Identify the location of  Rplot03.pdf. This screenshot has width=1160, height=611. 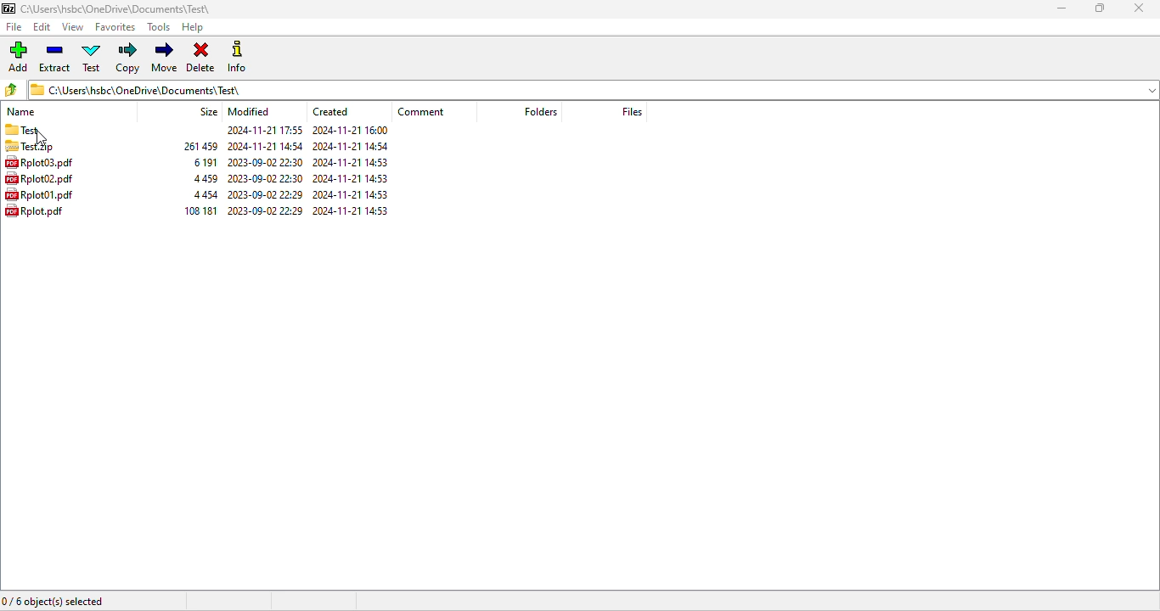
(42, 162).